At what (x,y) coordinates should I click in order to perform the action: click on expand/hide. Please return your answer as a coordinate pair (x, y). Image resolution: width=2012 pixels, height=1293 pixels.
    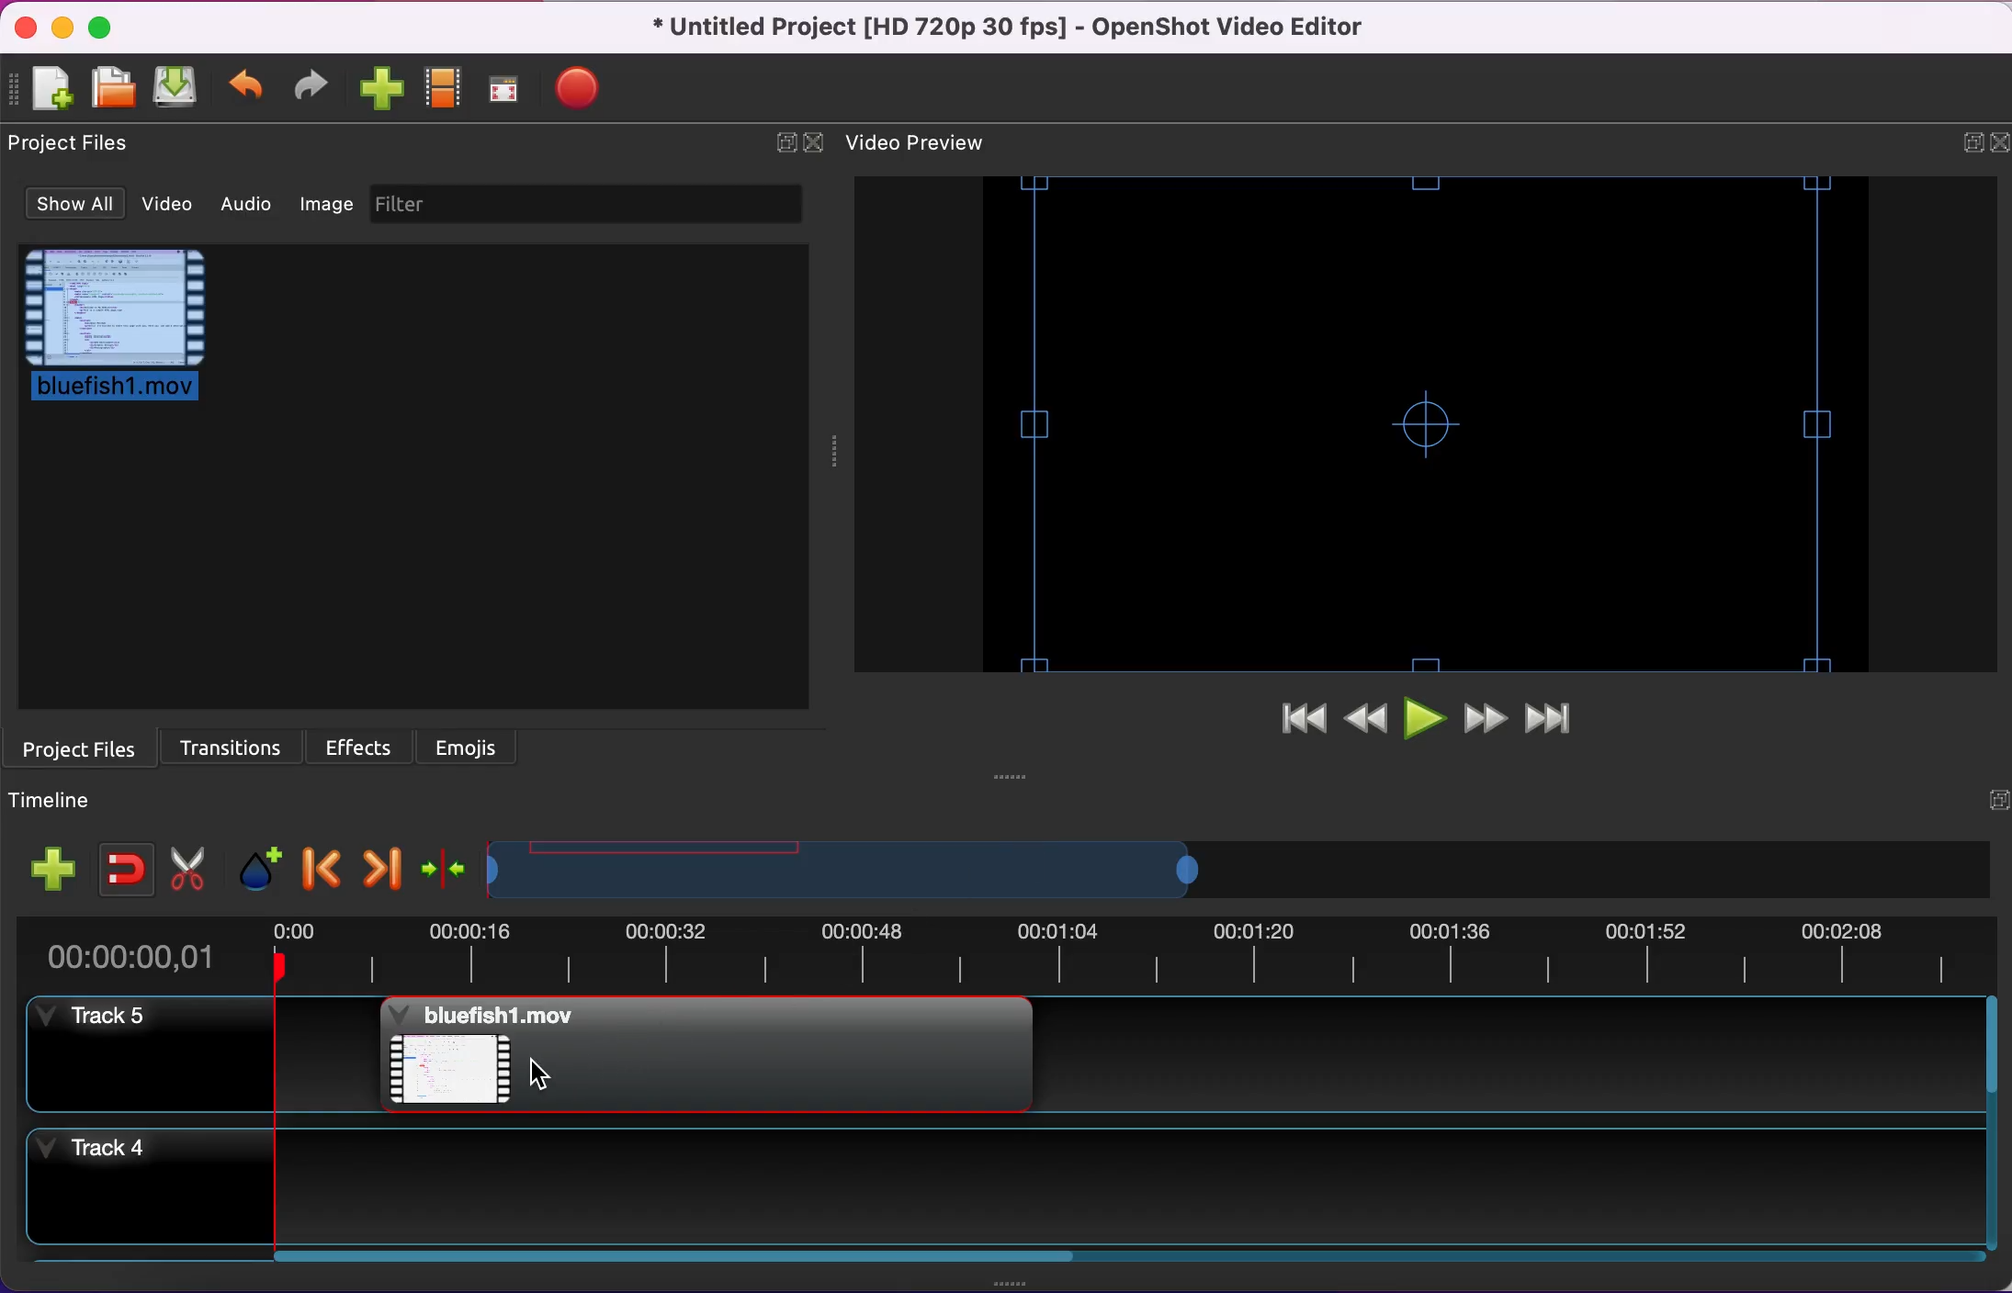
    Looking at the image, I should click on (784, 141).